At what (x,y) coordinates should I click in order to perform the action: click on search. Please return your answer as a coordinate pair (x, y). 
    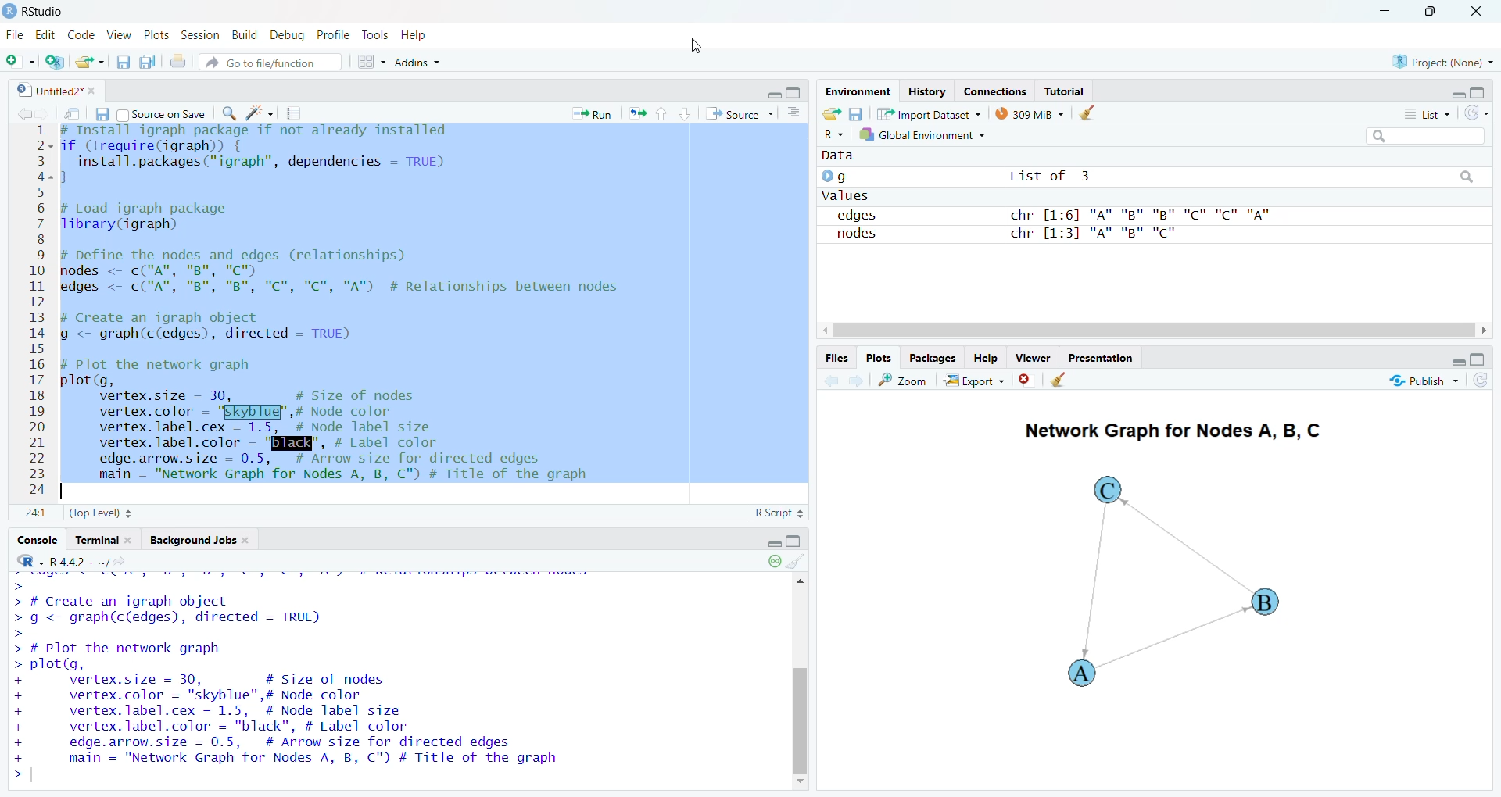
    Looking at the image, I should click on (1429, 134).